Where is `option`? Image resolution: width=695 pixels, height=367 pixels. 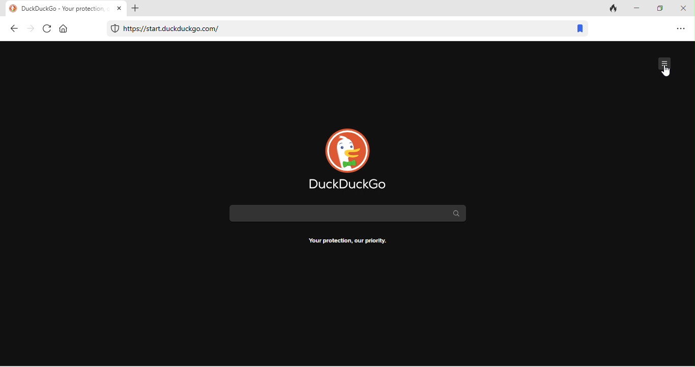
option is located at coordinates (680, 28).